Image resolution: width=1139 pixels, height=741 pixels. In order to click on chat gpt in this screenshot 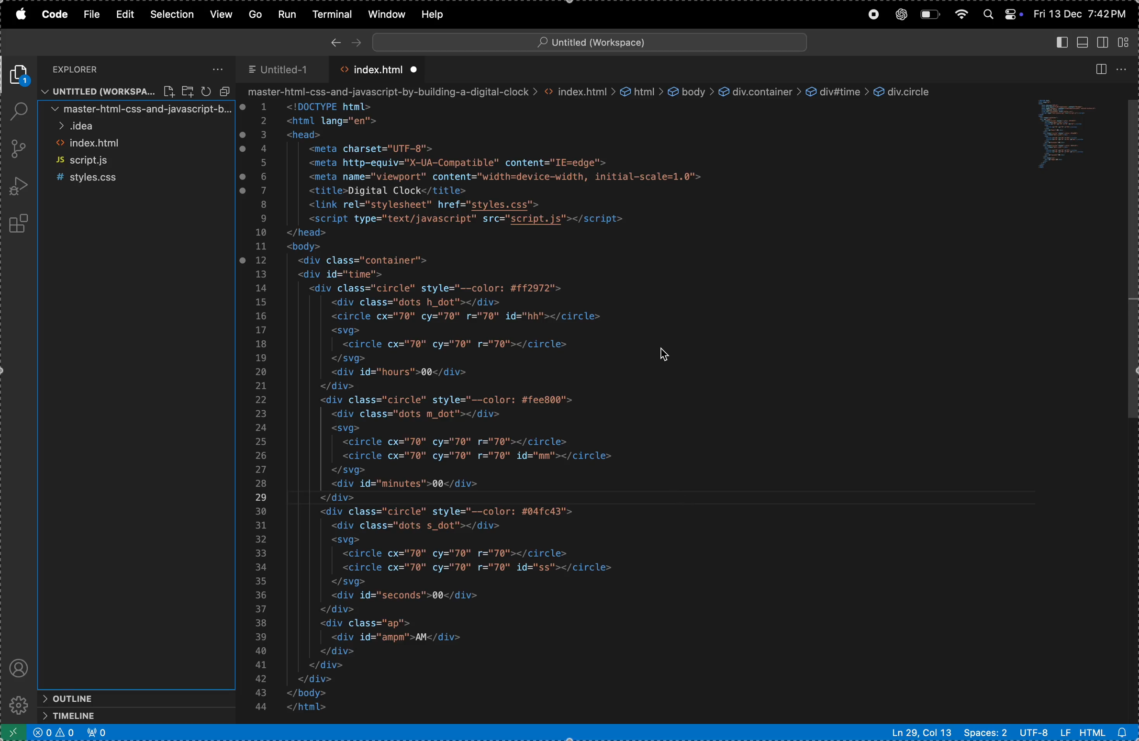, I will do `click(901, 14)`.